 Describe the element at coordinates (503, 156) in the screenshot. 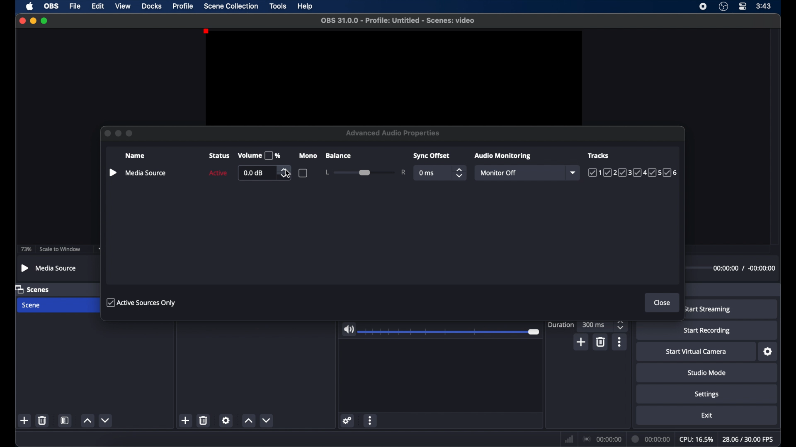

I see `audio monitoring` at that location.